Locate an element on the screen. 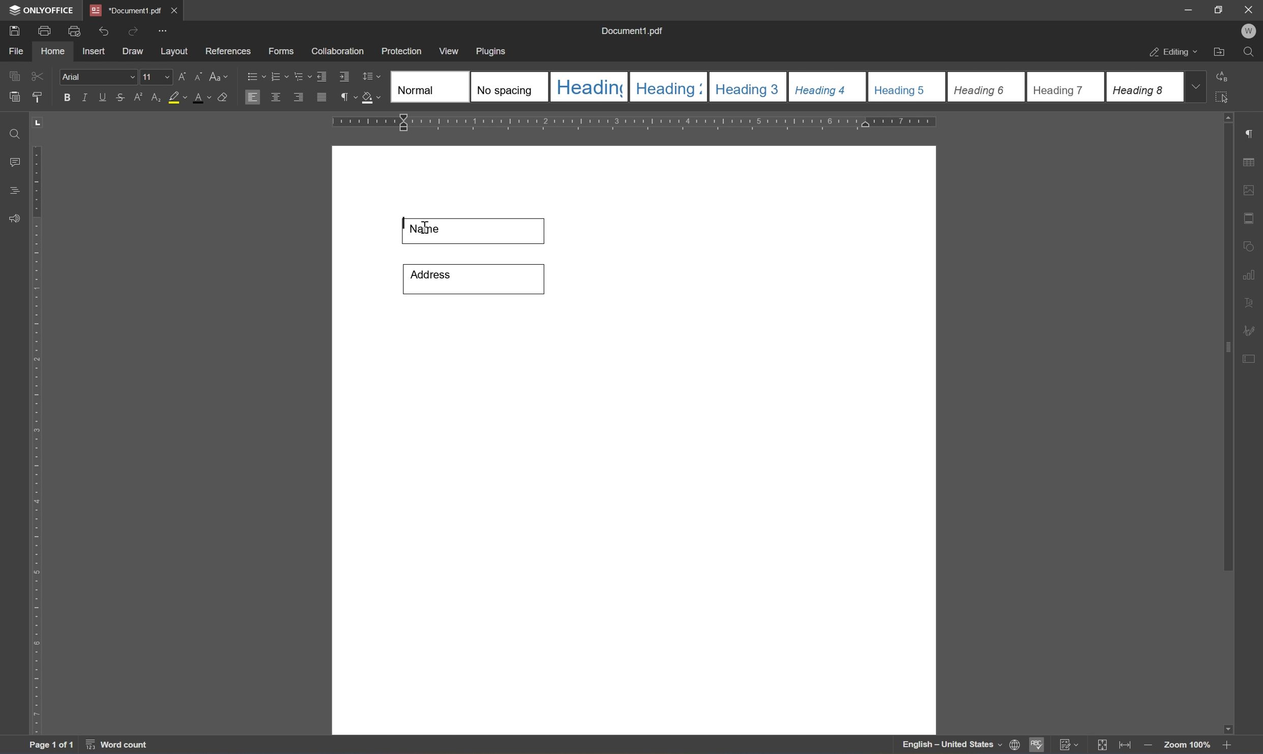 This screenshot has width=1263, height=754. copy is located at coordinates (13, 75).